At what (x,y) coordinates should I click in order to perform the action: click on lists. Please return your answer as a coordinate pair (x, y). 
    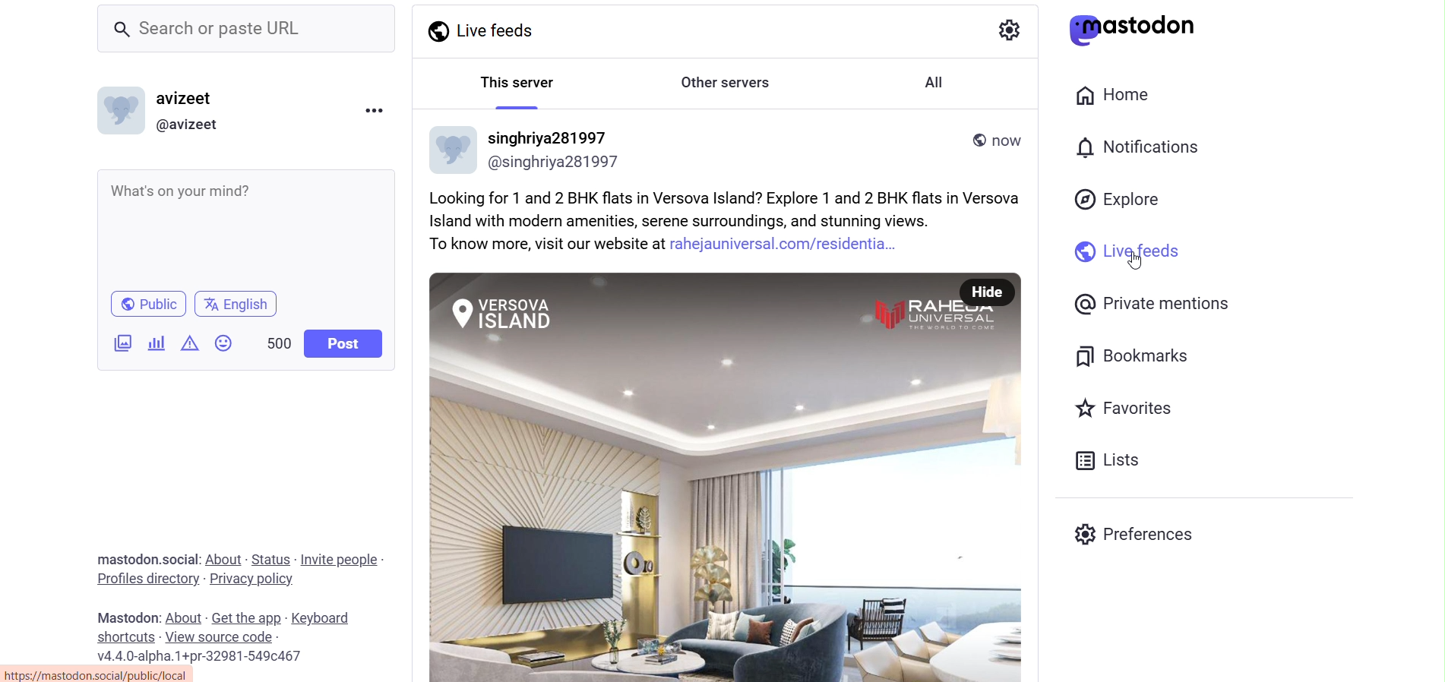
    Looking at the image, I should click on (1108, 462).